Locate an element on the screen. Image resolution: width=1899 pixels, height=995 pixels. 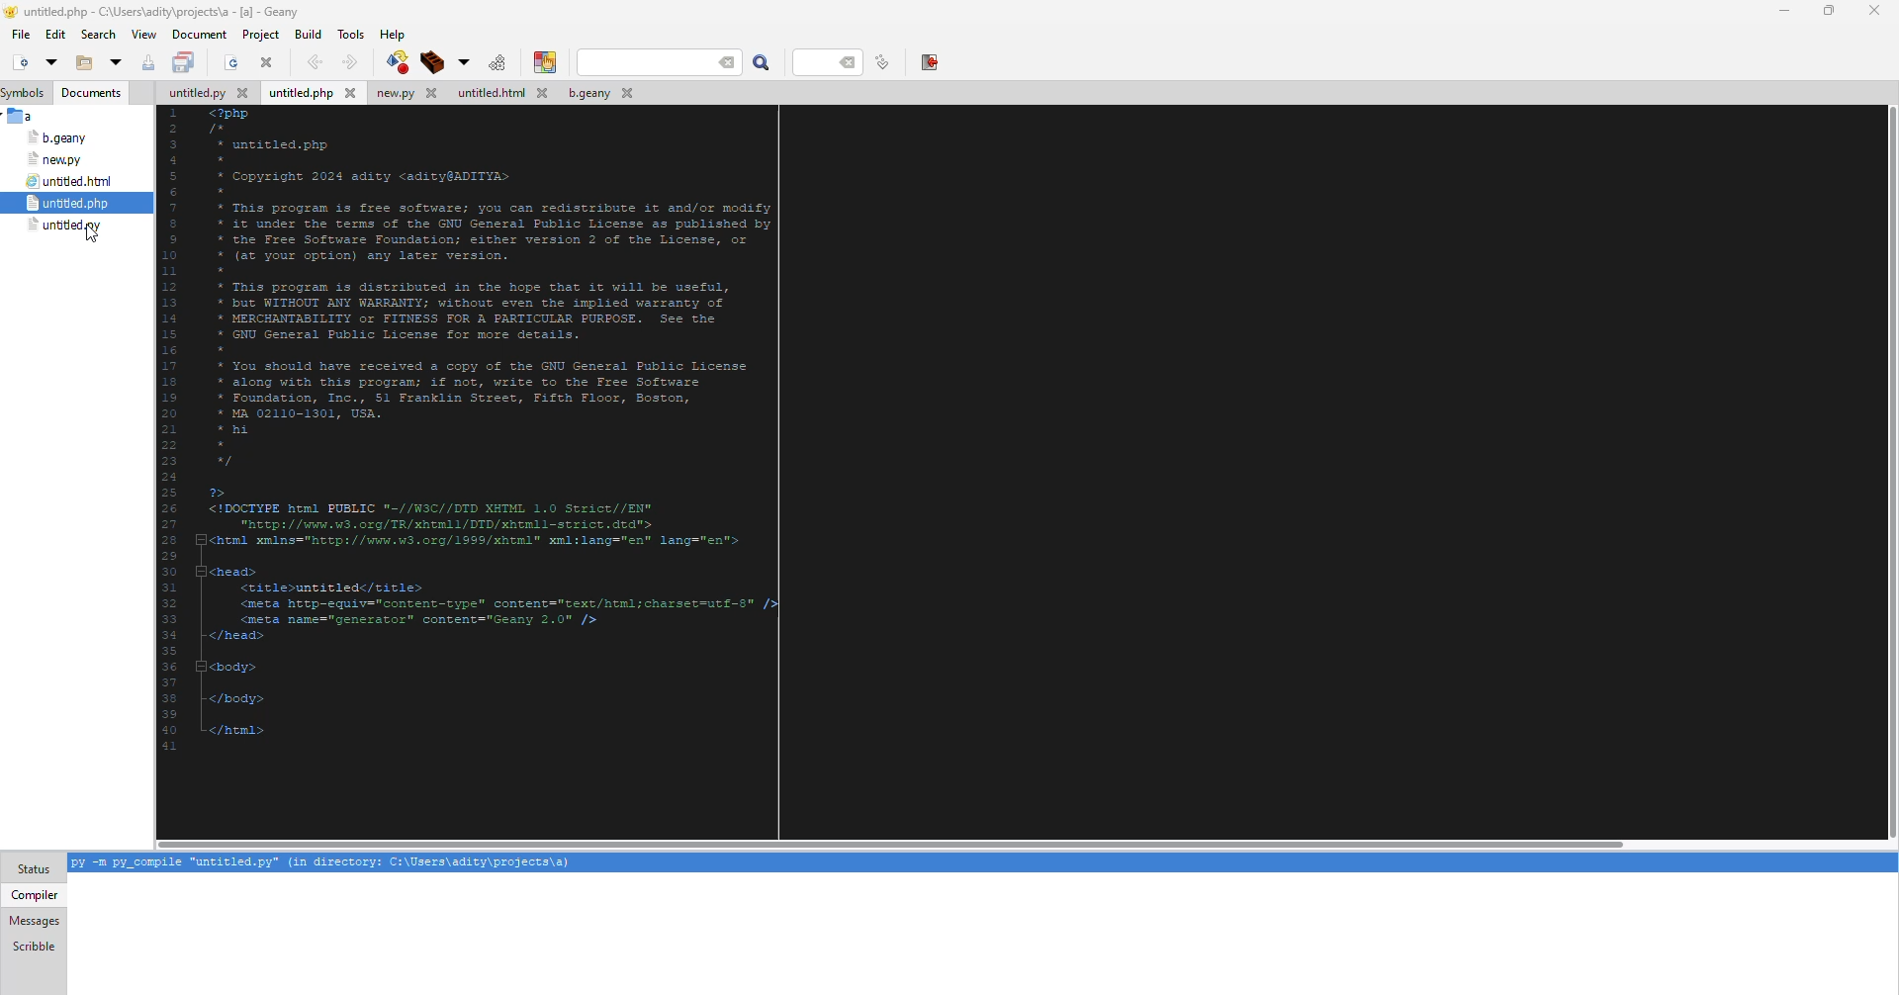
compile is located at coordinates (430, 62).